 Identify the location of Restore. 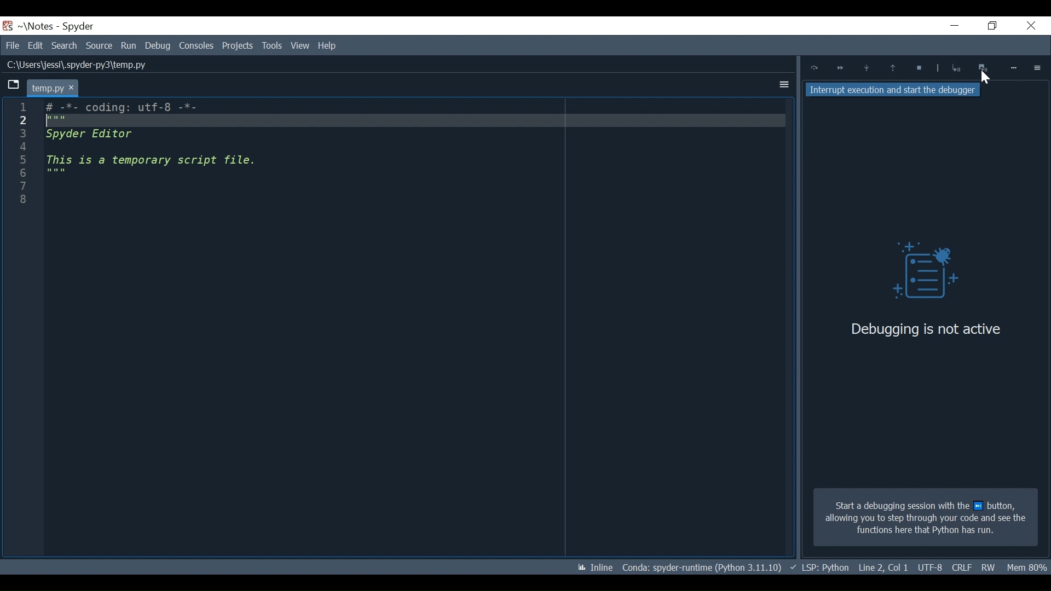
(989, 26).